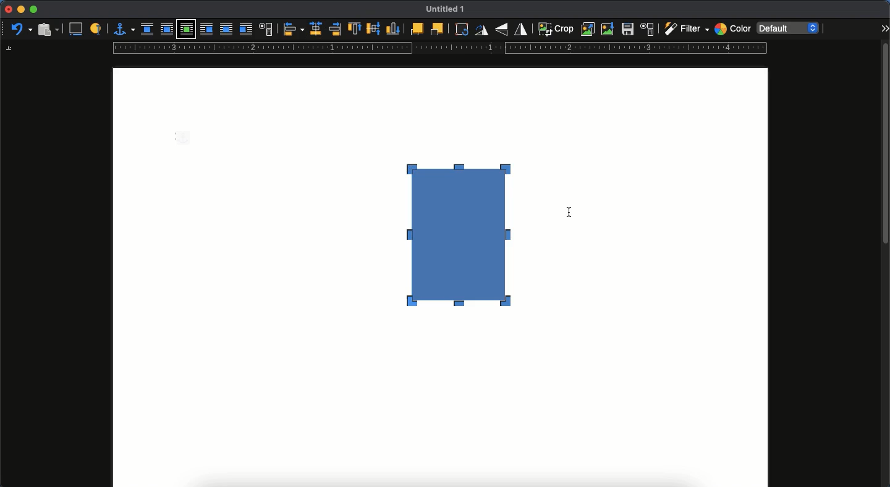 This screenshot has width=890, height=487. Describe the element at coordinates (168, 31) in the screenshot. I see `parallel` at that location.